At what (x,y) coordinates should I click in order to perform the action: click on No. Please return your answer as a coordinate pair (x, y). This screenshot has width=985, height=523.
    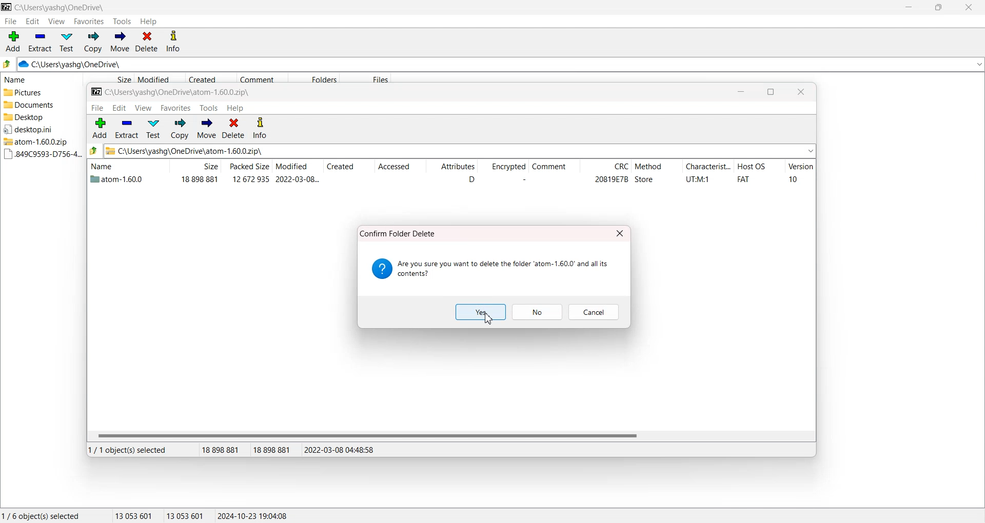
    Looking at the image, I should click on (538, 312).